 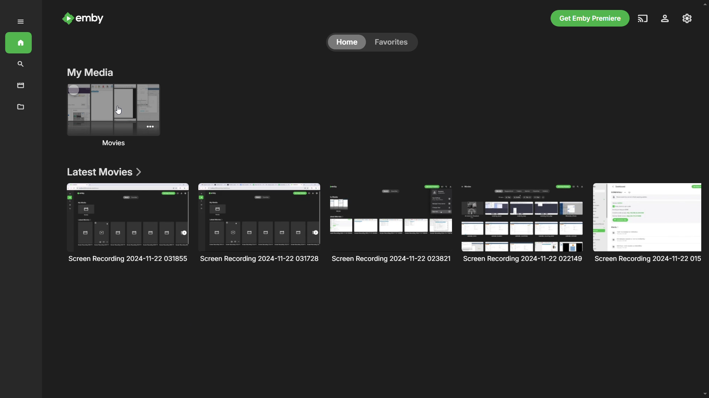 I want to click on movies, so click(x=113, y=143).